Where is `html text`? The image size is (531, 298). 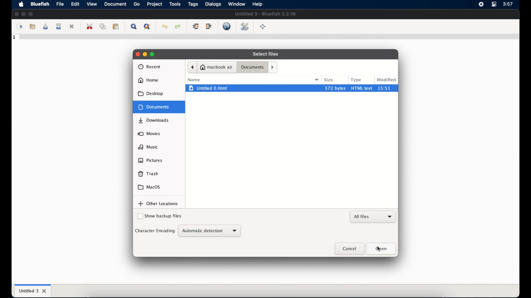 html text is located at coordinates (362, 88).